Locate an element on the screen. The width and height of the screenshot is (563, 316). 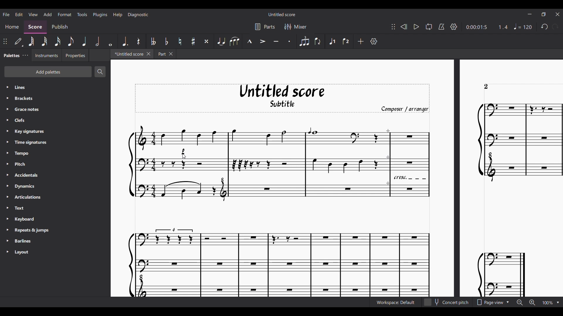
Add palettes is located at coordinates (48, 72).